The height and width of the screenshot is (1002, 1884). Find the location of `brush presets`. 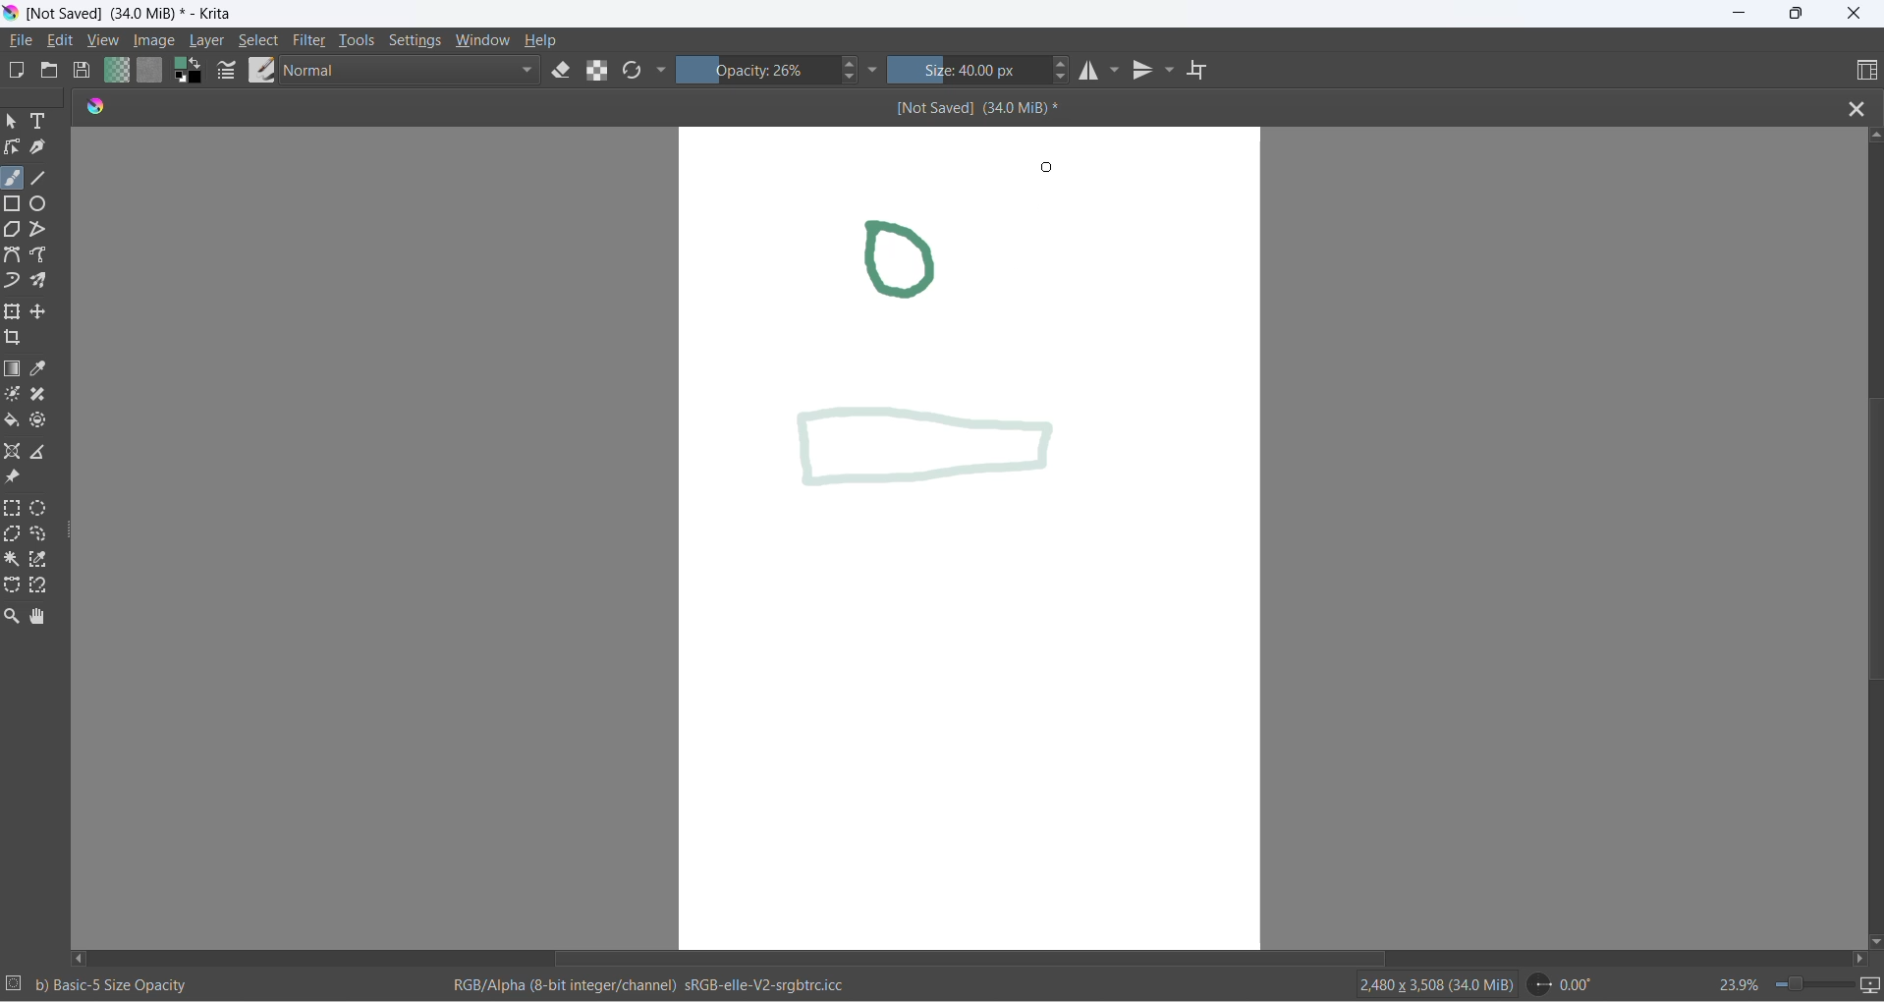

brush presets is located at coordinates (258, 72).